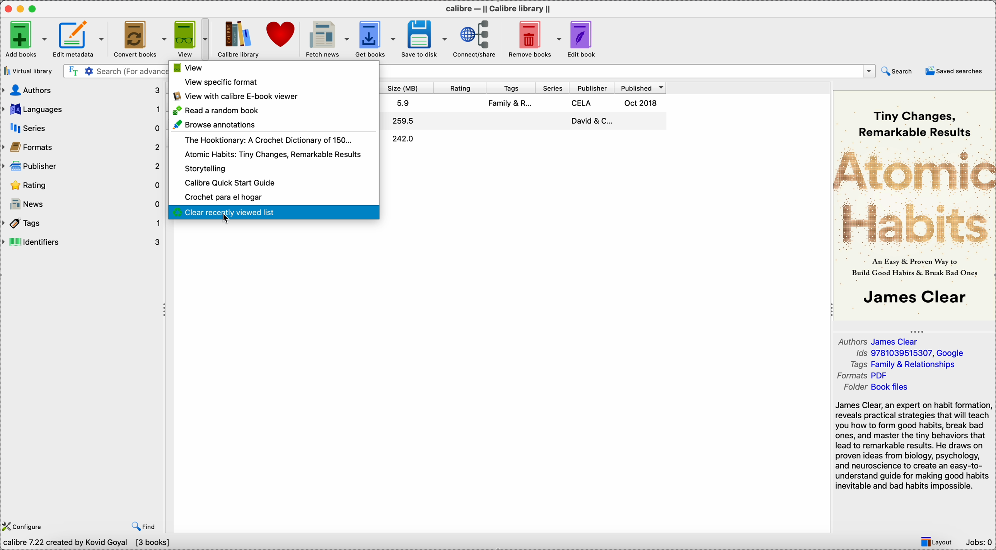  Describe the element at coordinates (82, 146) in the screenshot. I see `formats` at that location.